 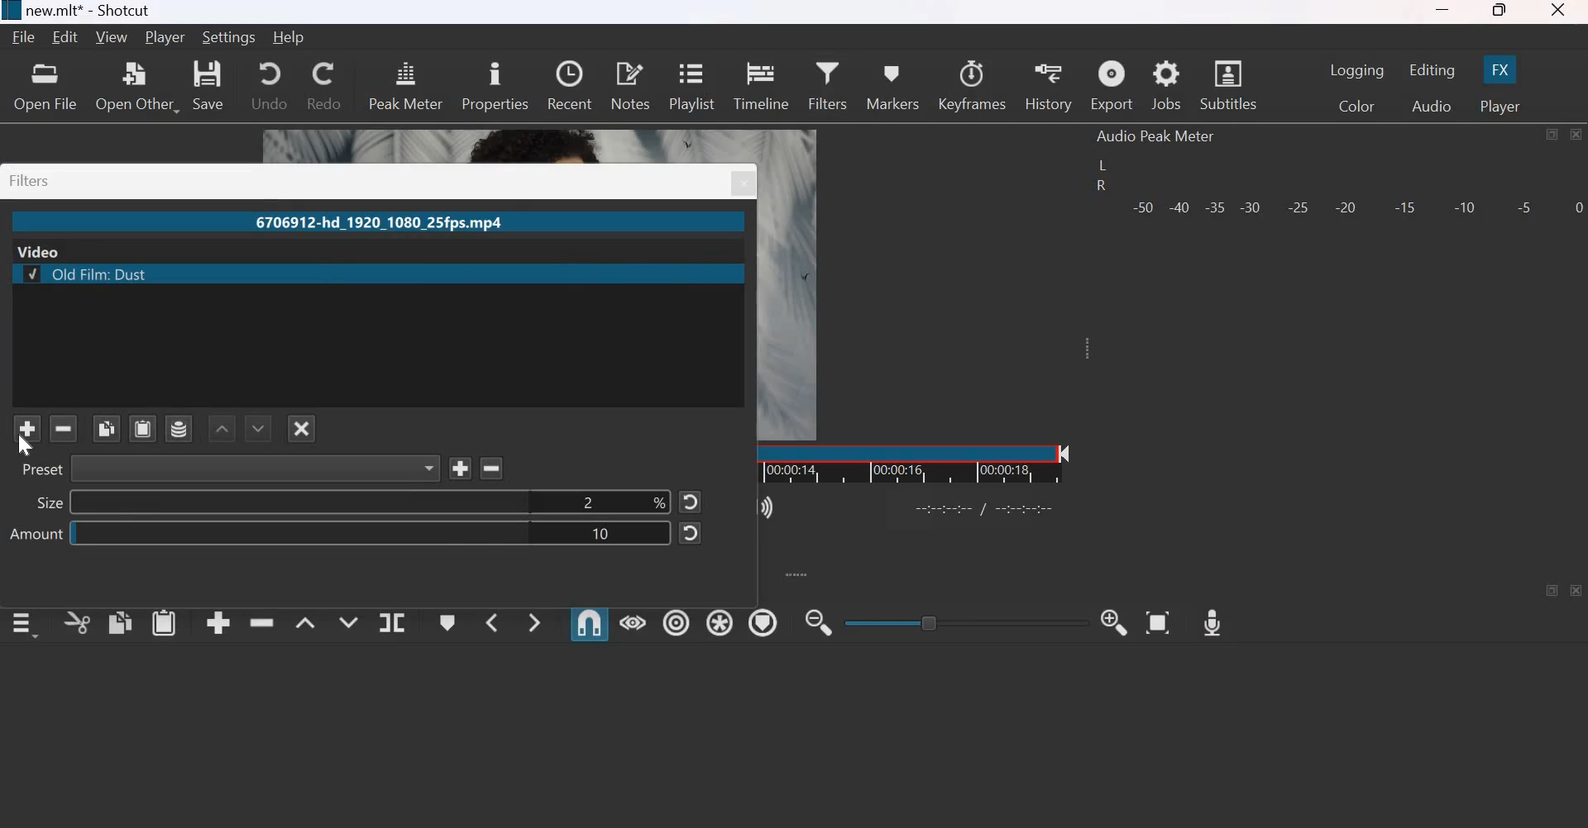 What do you see at coordinates (326, 86) in the screenshot?
I see `Redo` at bounding box center [326, 86].